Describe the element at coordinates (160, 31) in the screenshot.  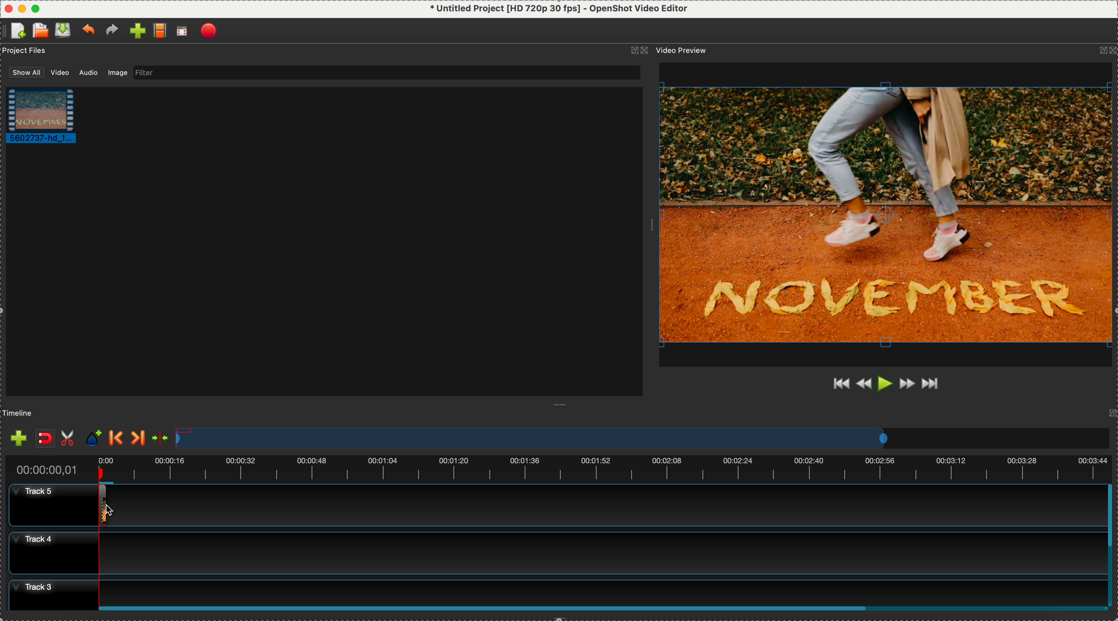
I see `choose profile` at that location.